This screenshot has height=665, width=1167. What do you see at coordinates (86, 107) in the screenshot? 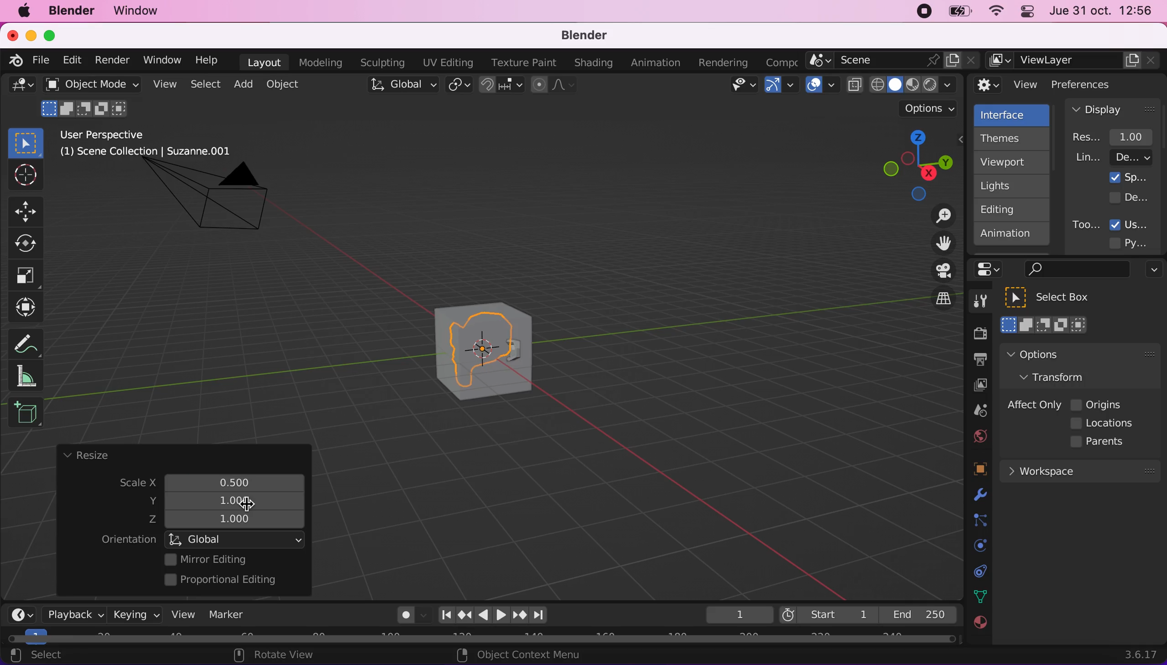
I see `mode` at bounding box center [86, 107].